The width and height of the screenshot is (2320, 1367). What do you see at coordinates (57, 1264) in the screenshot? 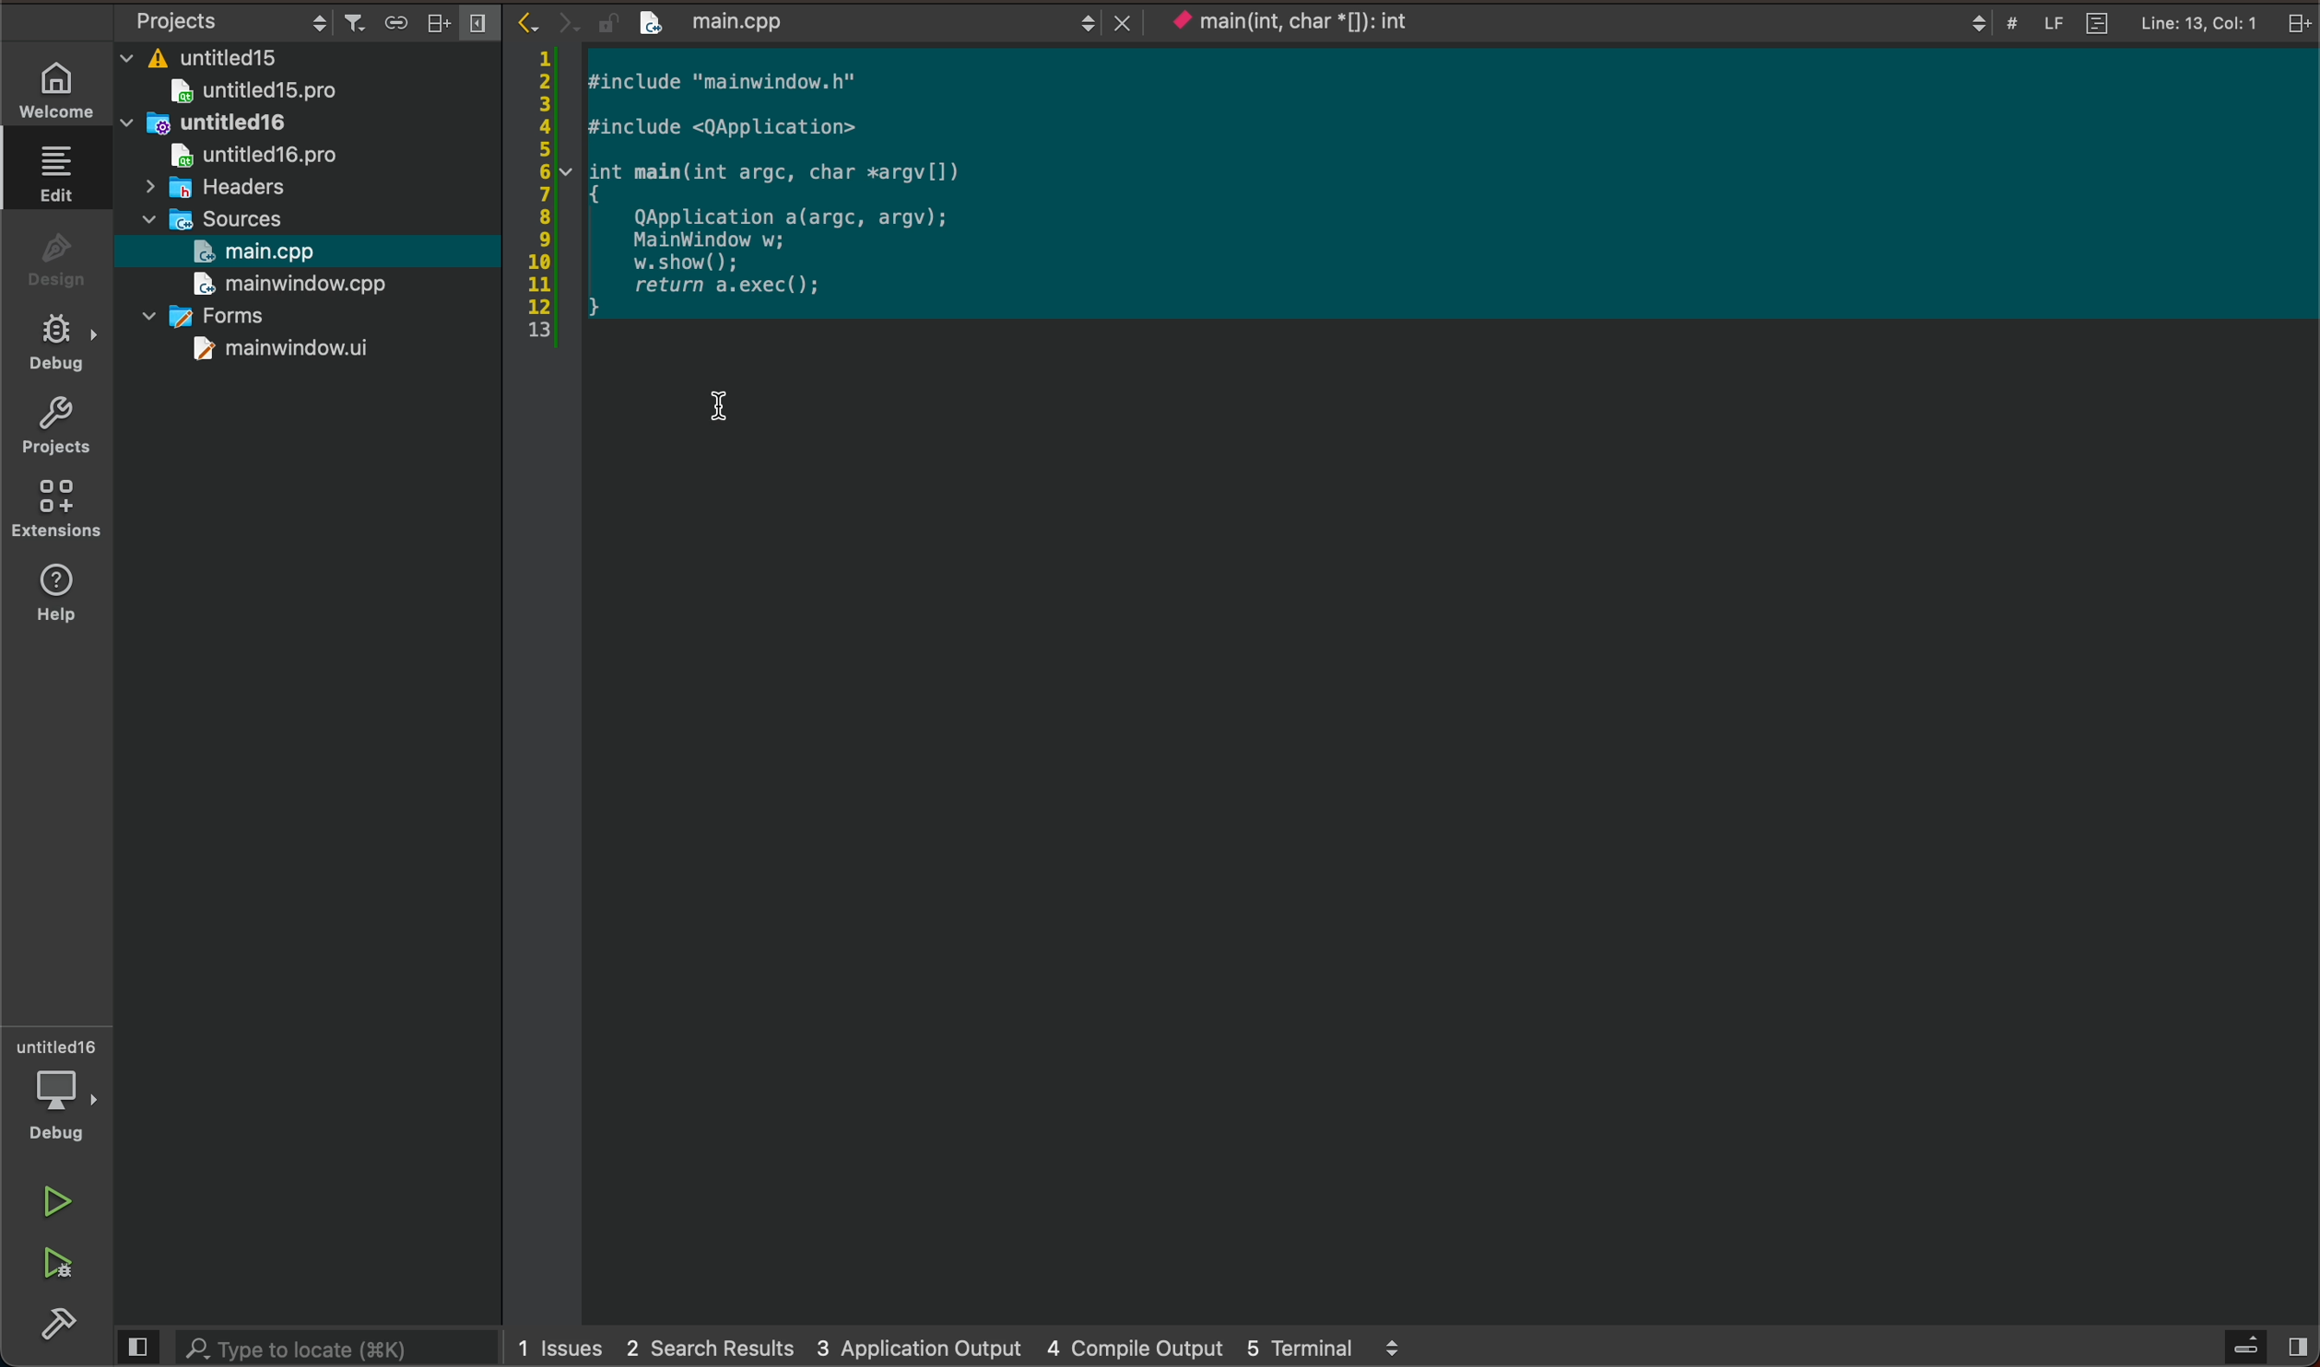
I see `run and build` at bounding box center [57, 1264].